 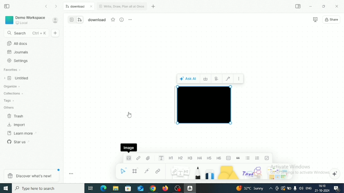 I want to click on OBS Studio, so click(x=178, y=189).